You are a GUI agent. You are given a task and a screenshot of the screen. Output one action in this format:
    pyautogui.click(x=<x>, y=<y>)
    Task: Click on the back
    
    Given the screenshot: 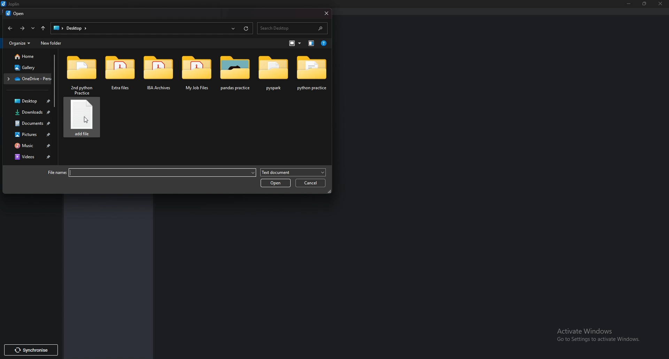 What is the action you would take?
    pyautogui.click(x=10, y=29)
    